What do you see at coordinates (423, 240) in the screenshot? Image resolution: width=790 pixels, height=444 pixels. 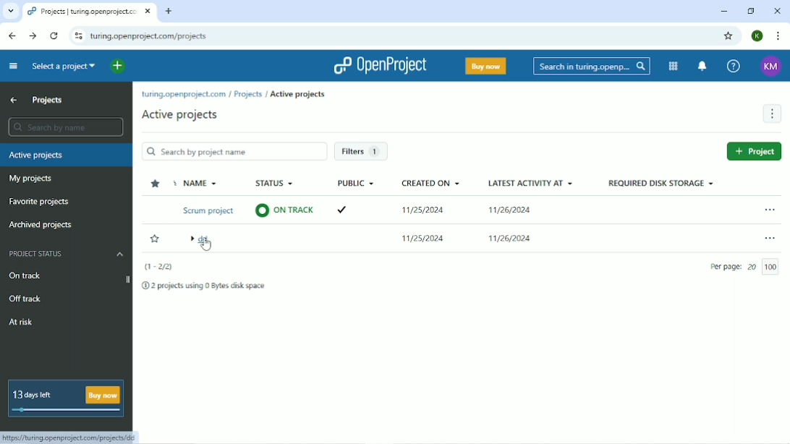 I see `11/25/2024` at bounding box center [423, 240].